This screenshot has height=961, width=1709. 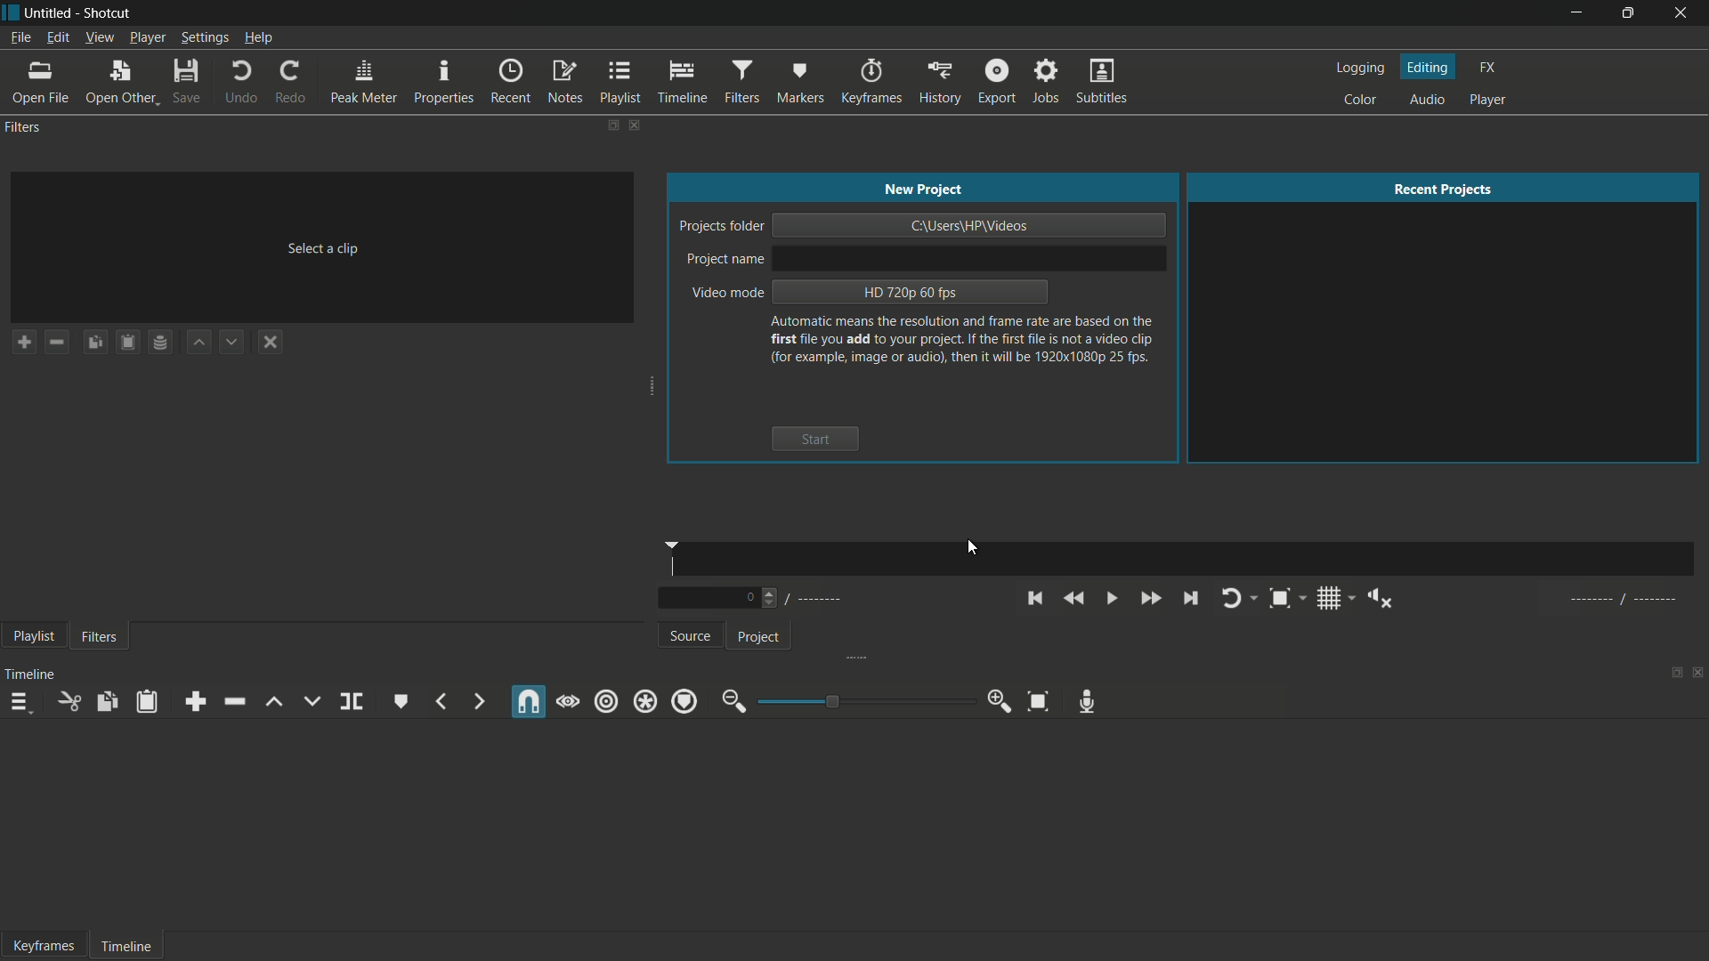 What do you see at coordinates (1382, 599) in the screenshot?
I see `show volume control` at bounding box center [1382, 599].